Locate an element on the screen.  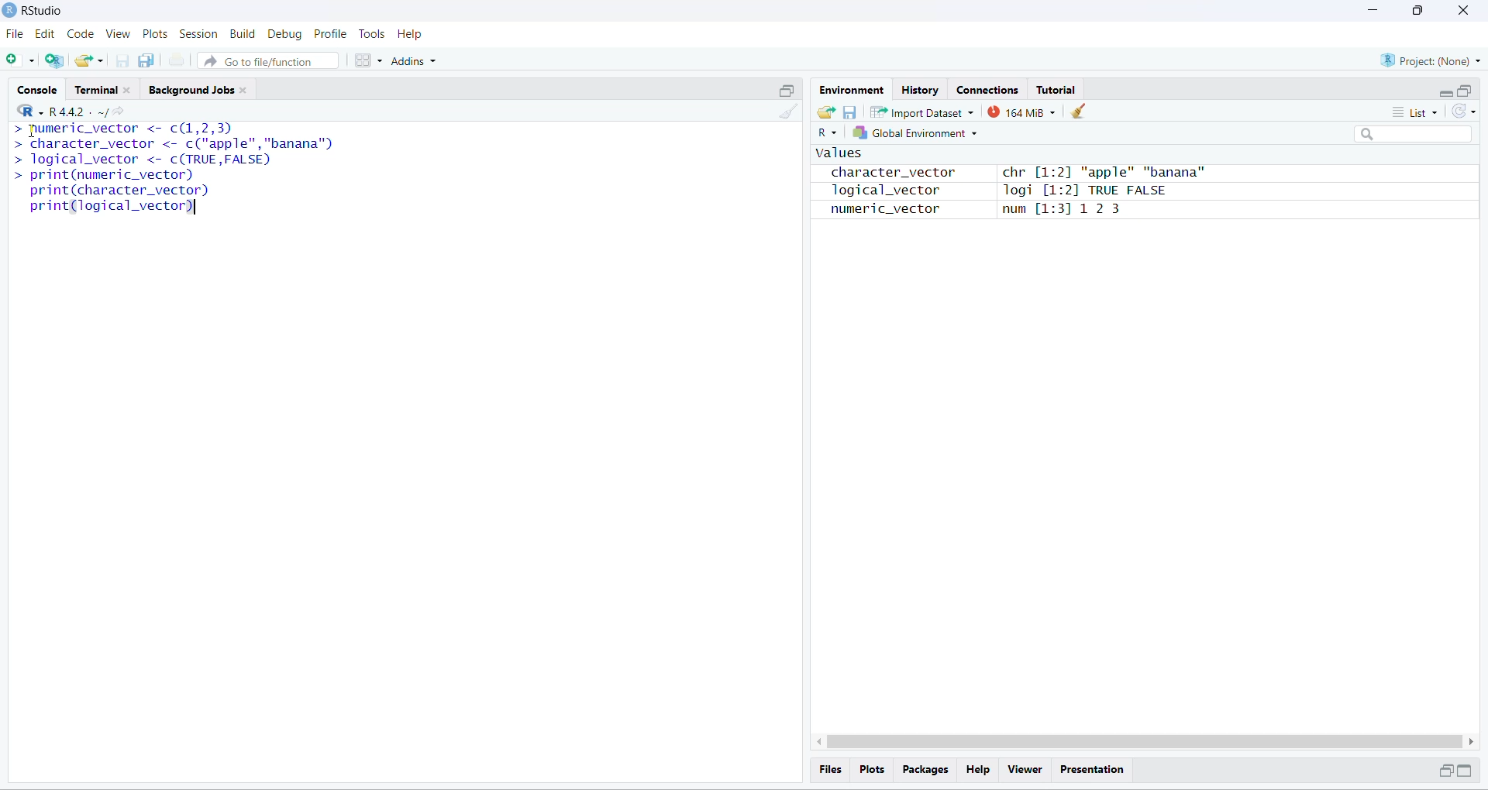
maximize is located at coordinates (787, 90).